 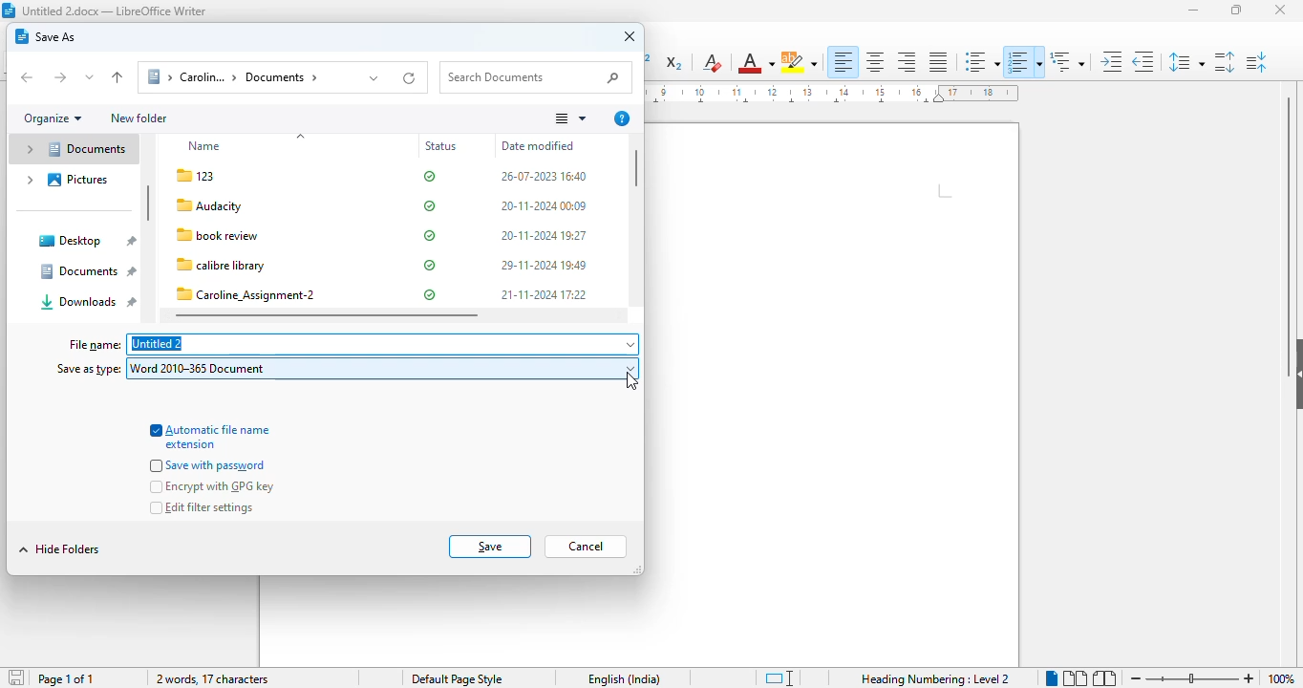 What do you see at coordinates (1075, 677) in the screenshot?
I see `multi-page view` at bounding box center [1075, 677].